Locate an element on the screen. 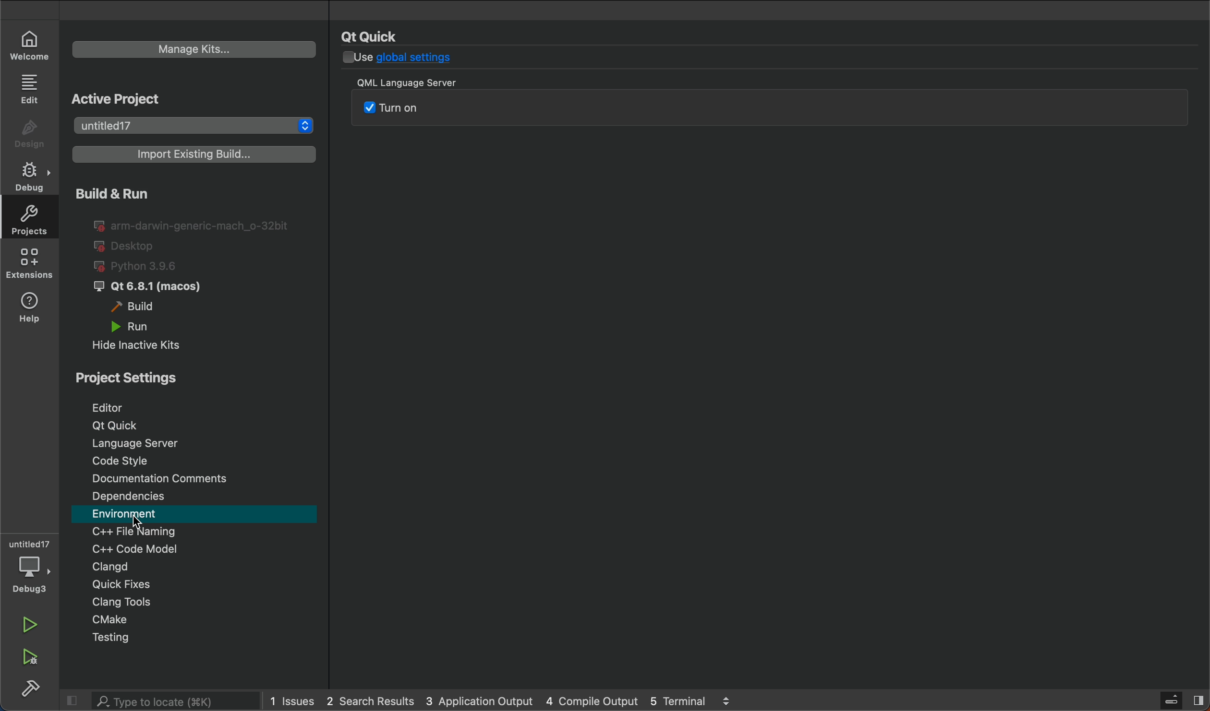 The height and width of the screenshot is (711, 1210). design is located at coordinates (32, 135).